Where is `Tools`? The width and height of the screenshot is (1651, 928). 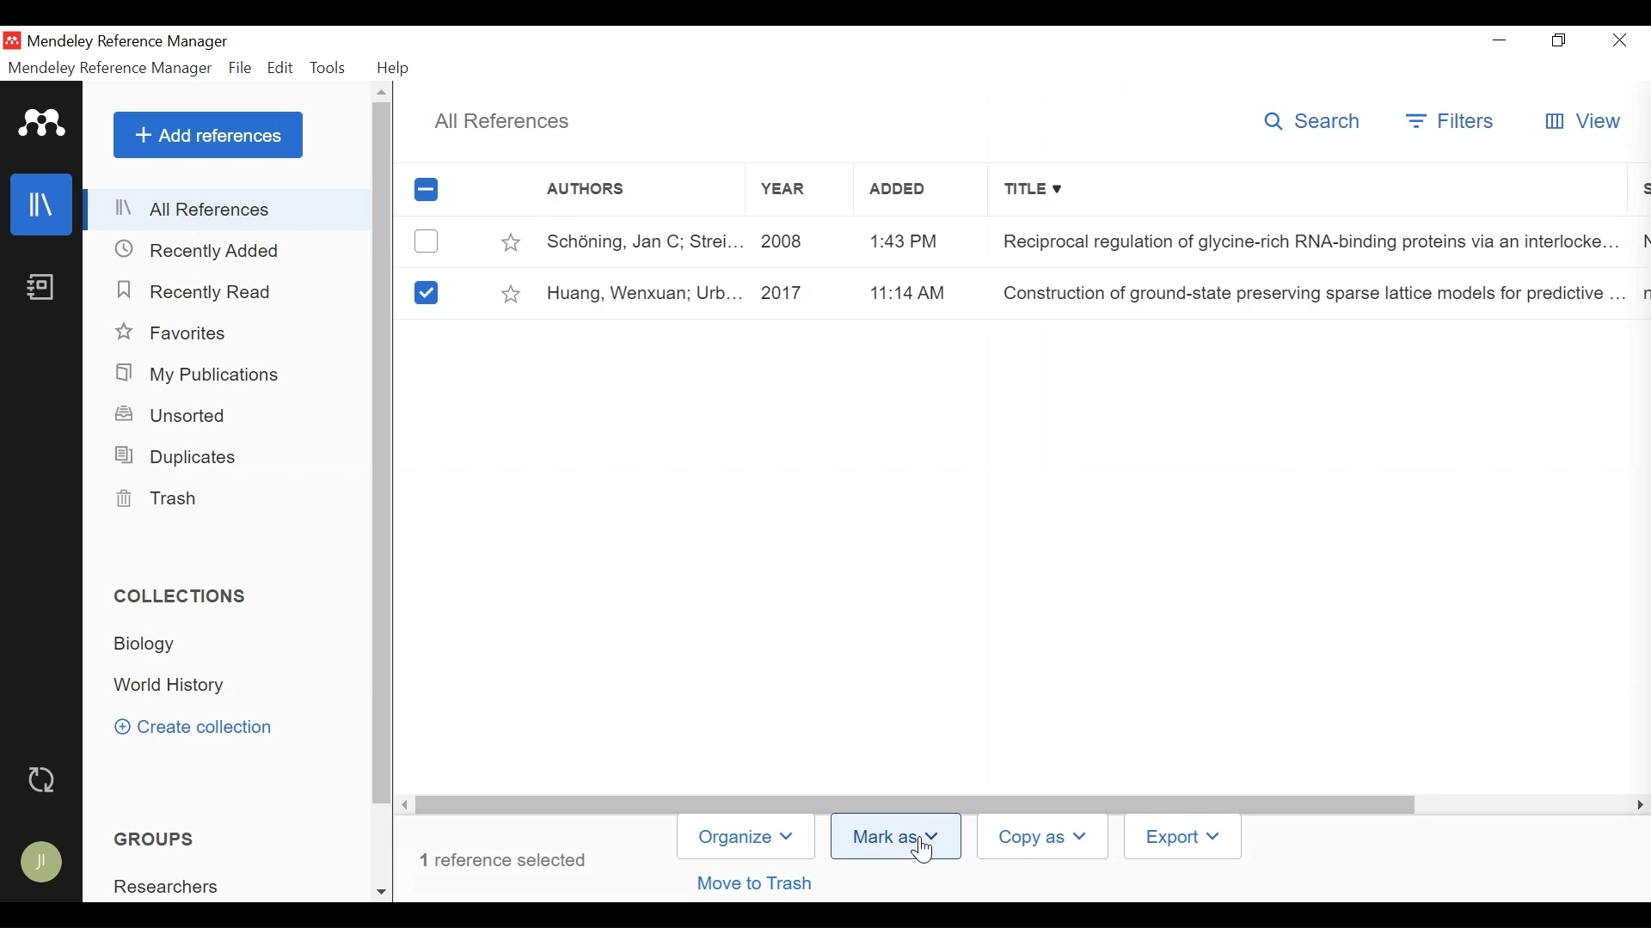
Tools is located at coordinates (328, 67).